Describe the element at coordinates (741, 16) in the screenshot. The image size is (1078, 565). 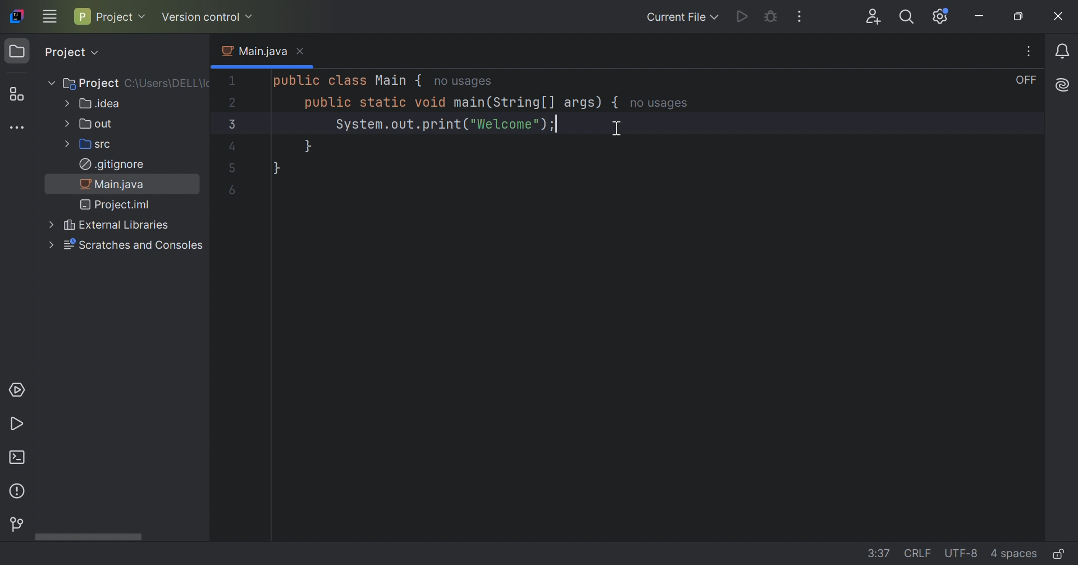
I see `Run` at that location.